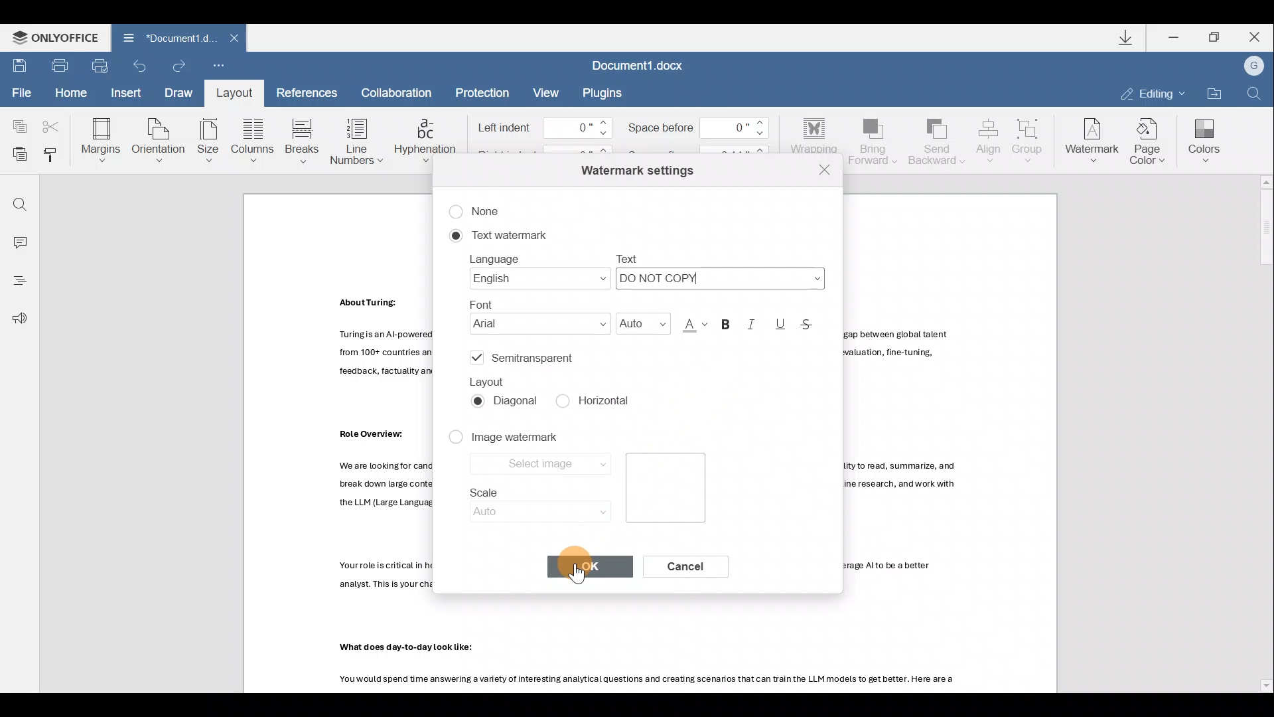  What do you see at coordinates (1131, 39) in the screenshot?
I see `Downloads` at bounding box center [1131, 39].